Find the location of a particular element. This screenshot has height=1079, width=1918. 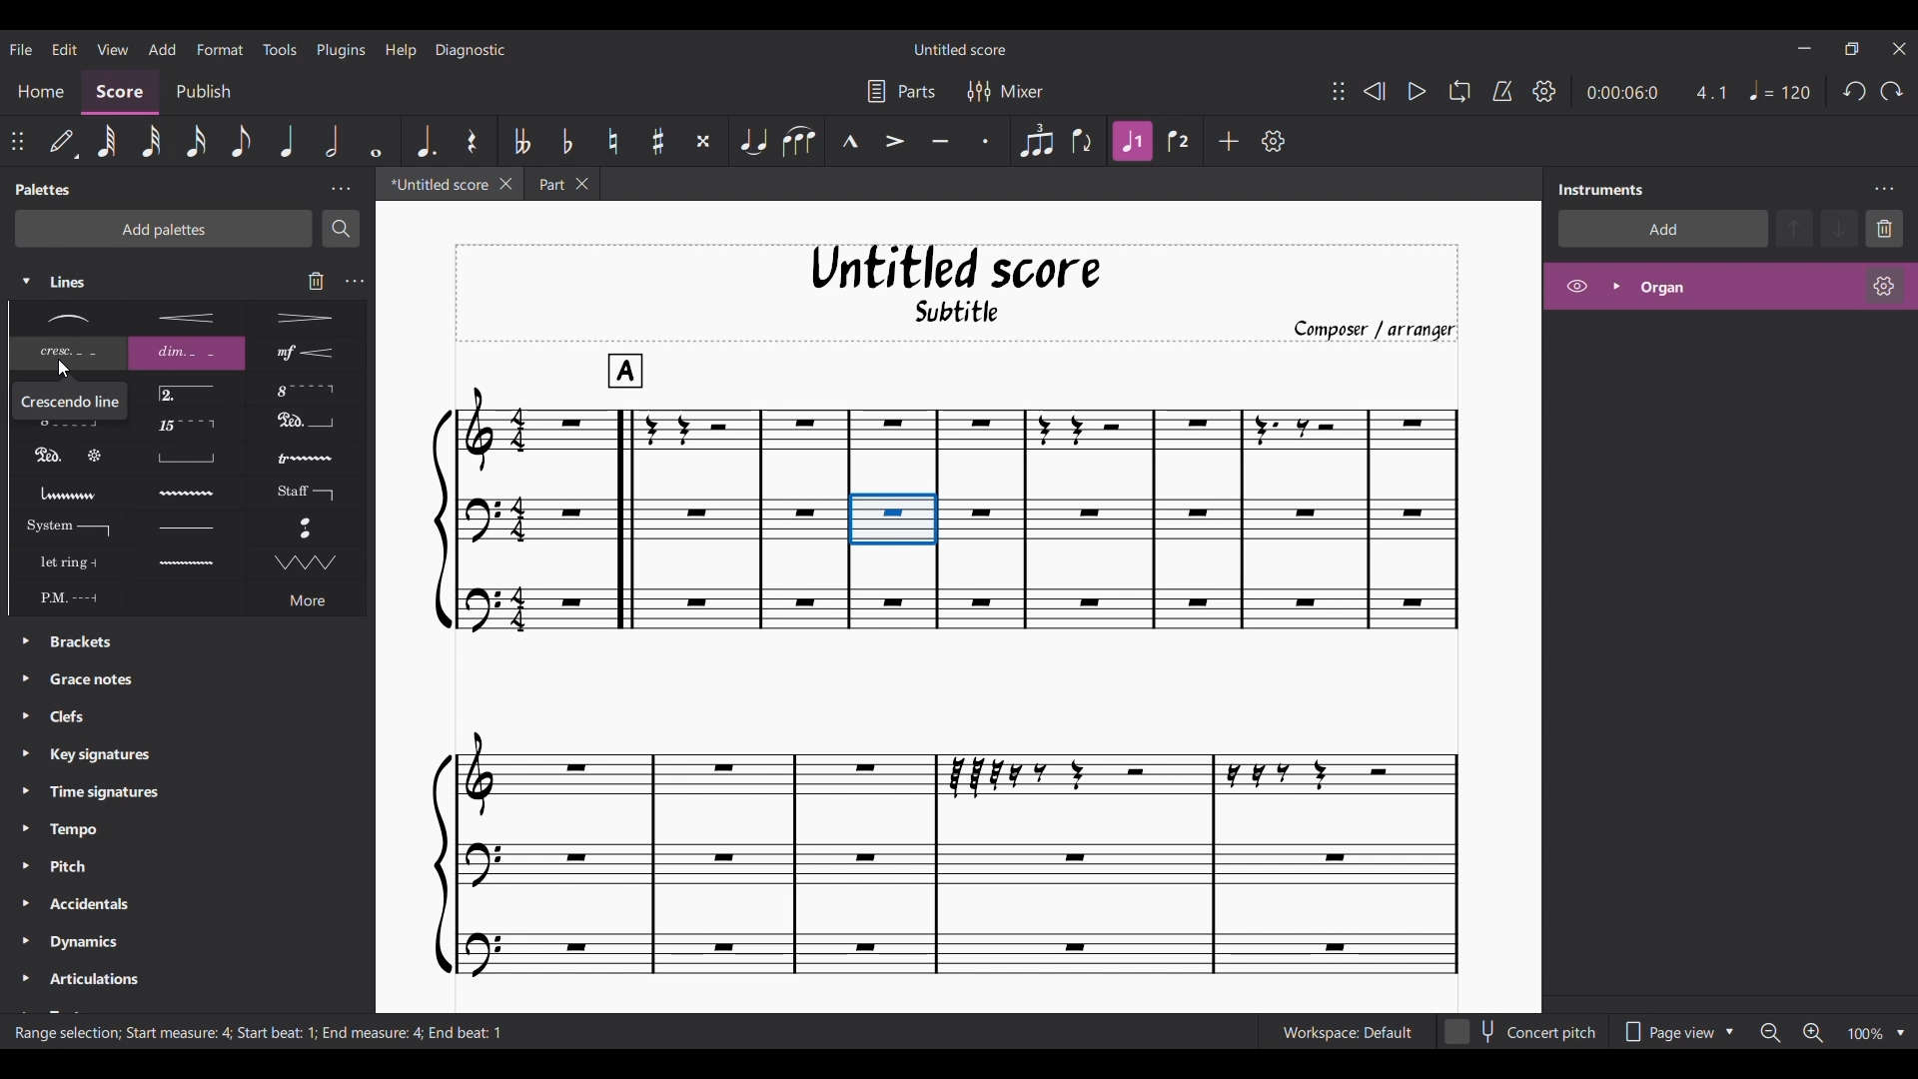

Close interface is located at coordinates (1899, 49).